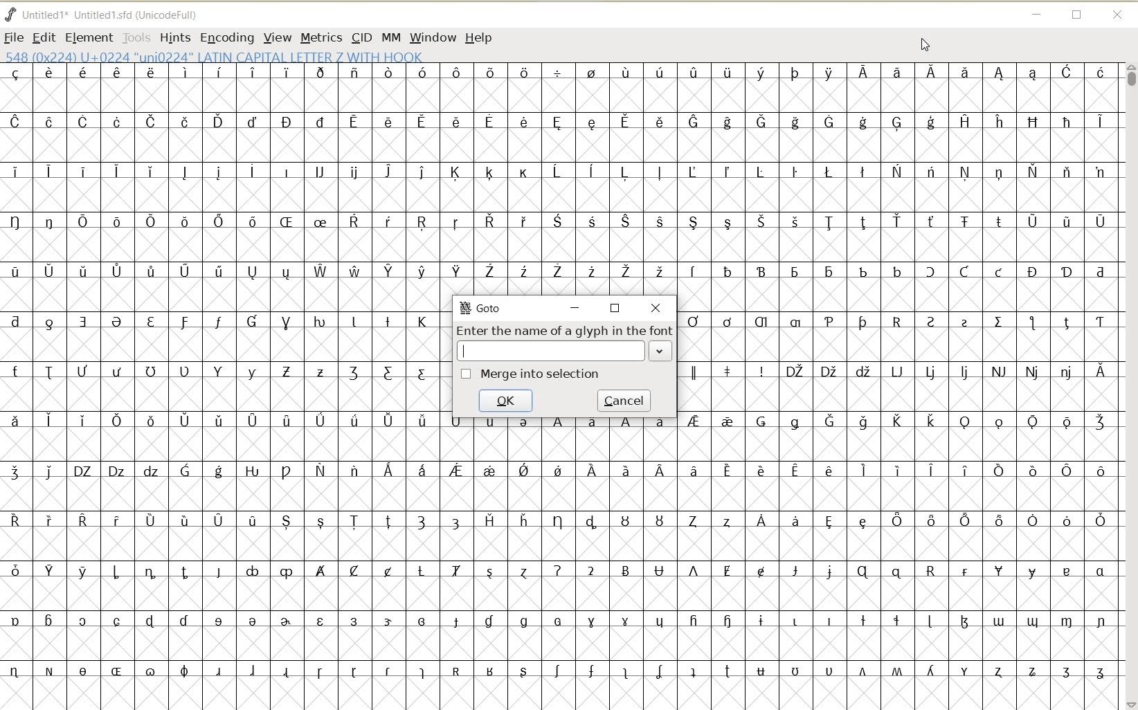  I want to click on ENCODING, so click(226, 38).